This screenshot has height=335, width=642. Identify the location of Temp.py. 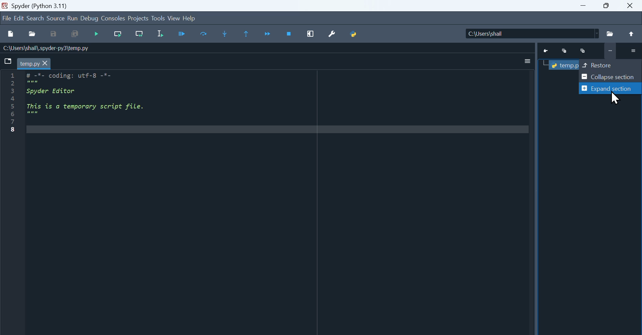
(563, 65).